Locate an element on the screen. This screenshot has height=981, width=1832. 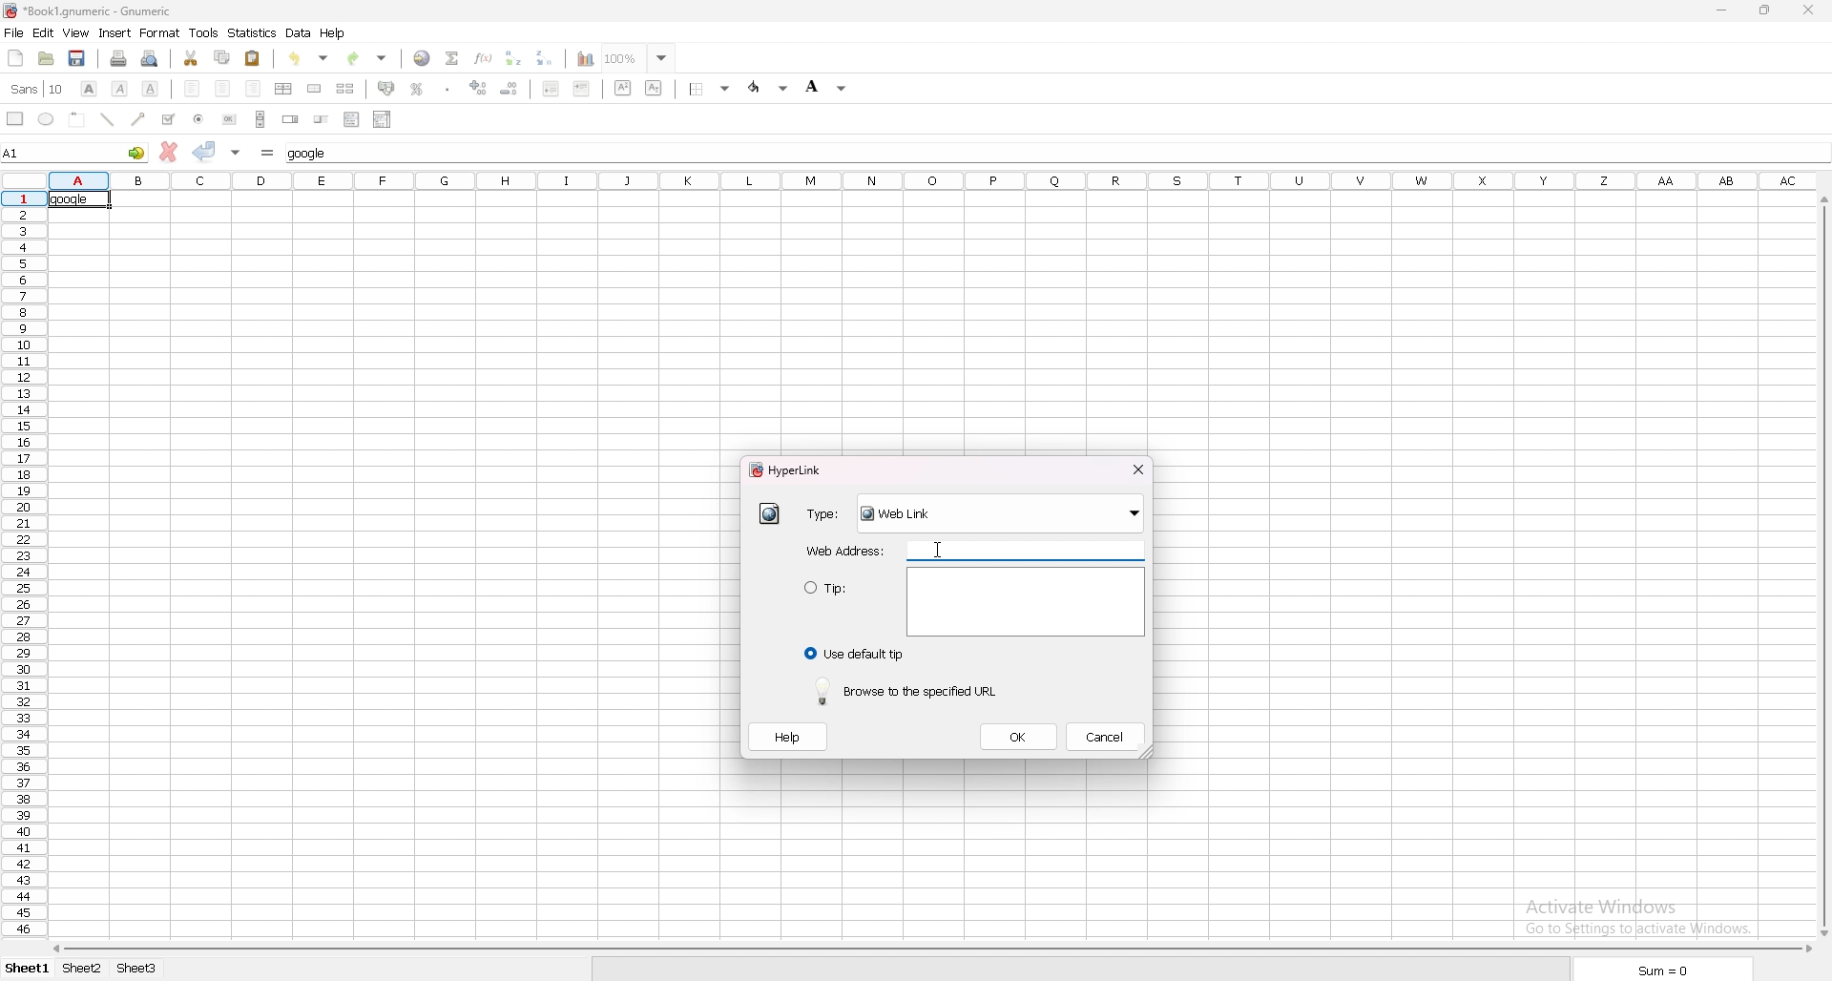
hyperlink is located at coordinates (422, 58).